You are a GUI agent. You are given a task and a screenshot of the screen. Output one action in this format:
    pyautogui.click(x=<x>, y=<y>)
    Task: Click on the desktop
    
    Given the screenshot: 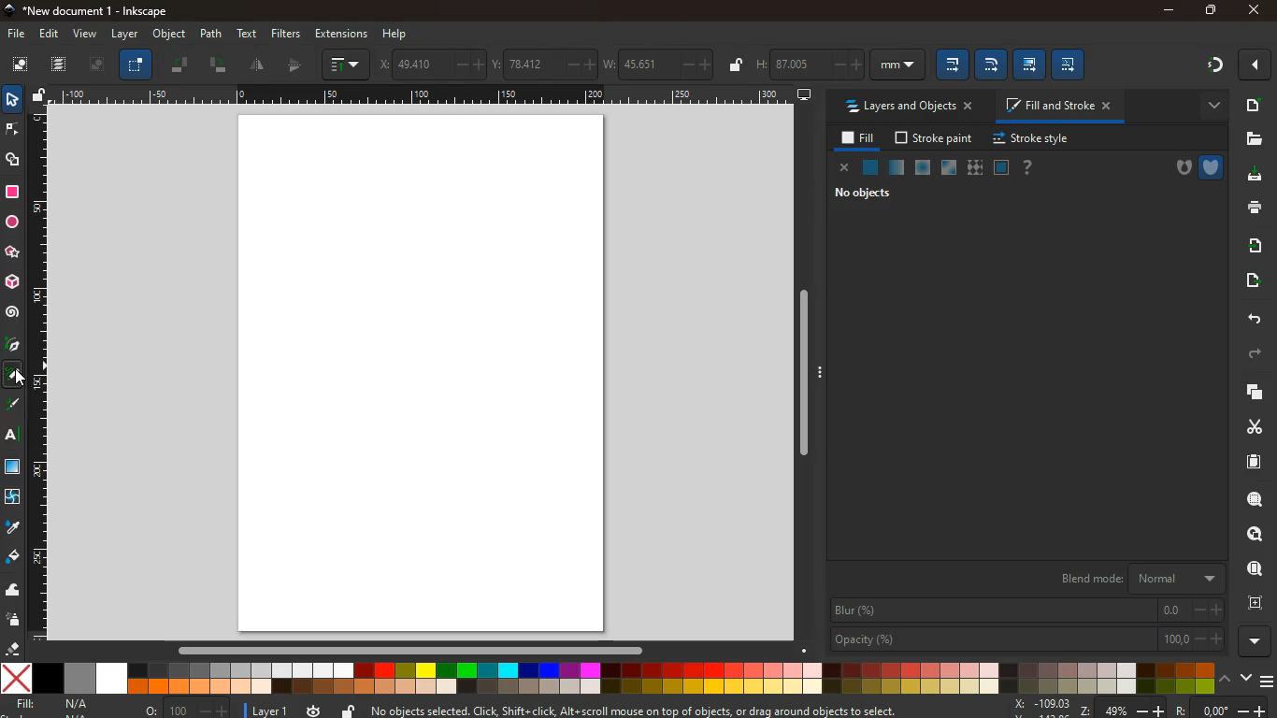 What is the action you would take?
    pyautogui.click(x=805, y=95)
    